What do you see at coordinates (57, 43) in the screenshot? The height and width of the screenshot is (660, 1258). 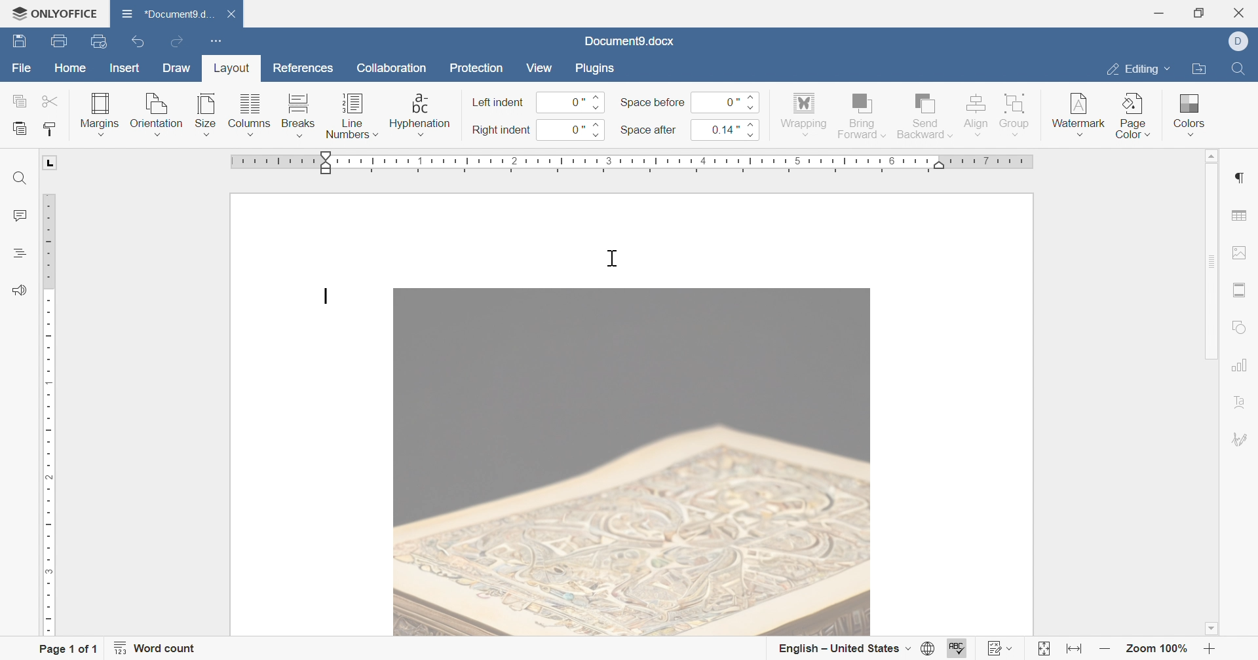 I see `print` at bounding box center [57, 43].